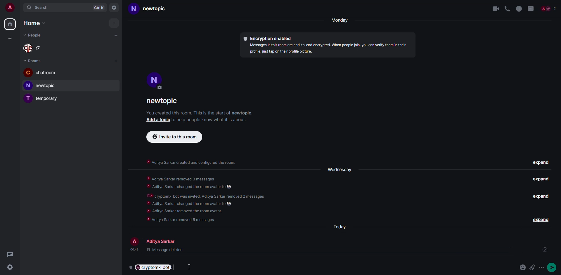 This screenshot has height=275, width=561. What do you see at coordinates (338, 169) in the screenshot?
I see `day` at bounding box center [338, 169].